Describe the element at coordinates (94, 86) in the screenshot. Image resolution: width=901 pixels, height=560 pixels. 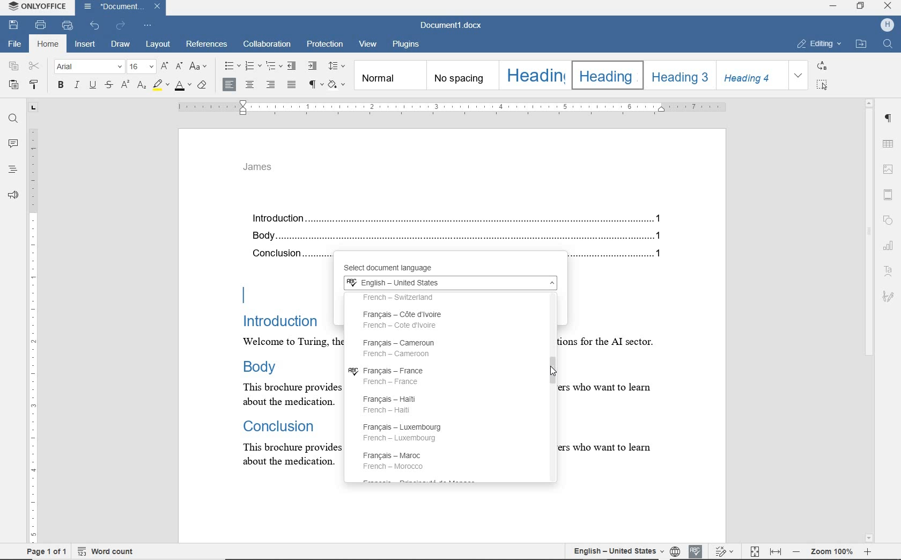
I see `underline` at that location.